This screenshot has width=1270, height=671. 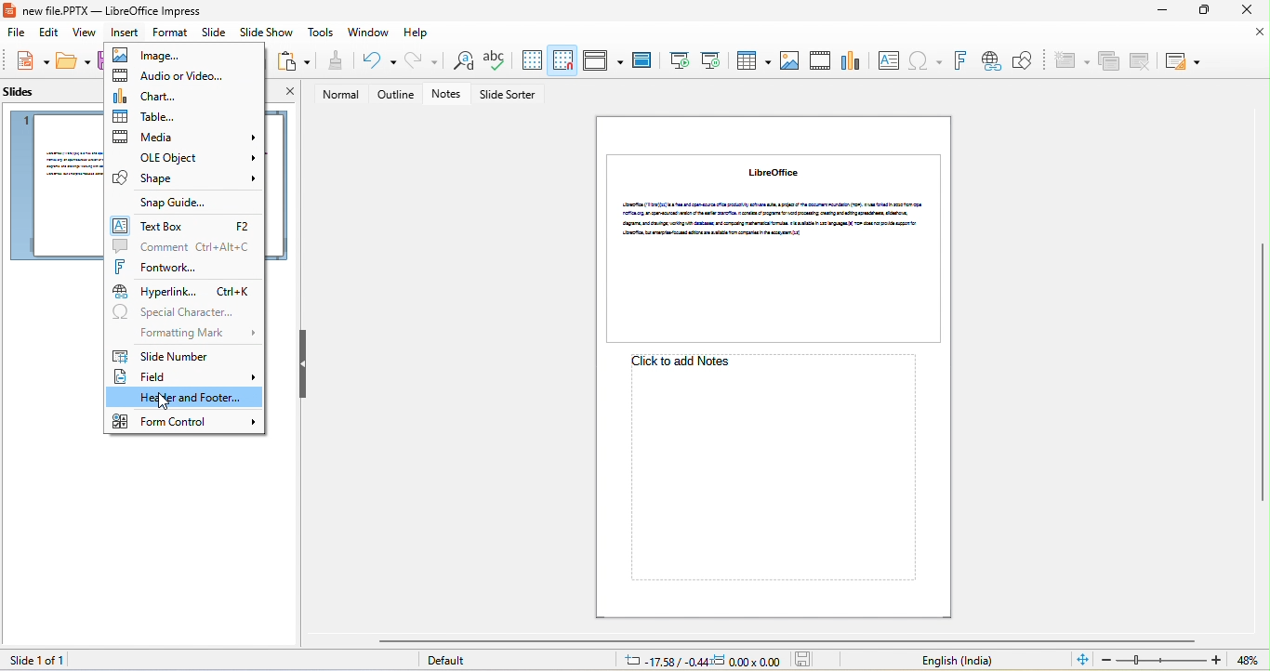 What do you see at coordinates (267, 34) in the screenshot?
I see `slide show` at bounding box center [267, 34].